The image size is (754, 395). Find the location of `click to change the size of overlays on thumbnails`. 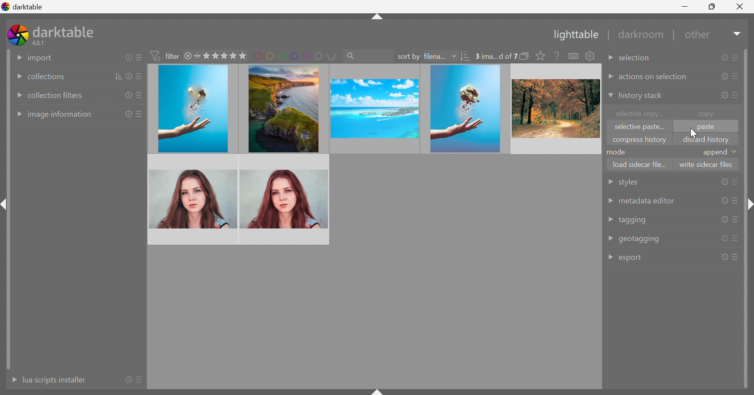

click to change the size of overlays on thumbnails is located at coordinates (539, 56).